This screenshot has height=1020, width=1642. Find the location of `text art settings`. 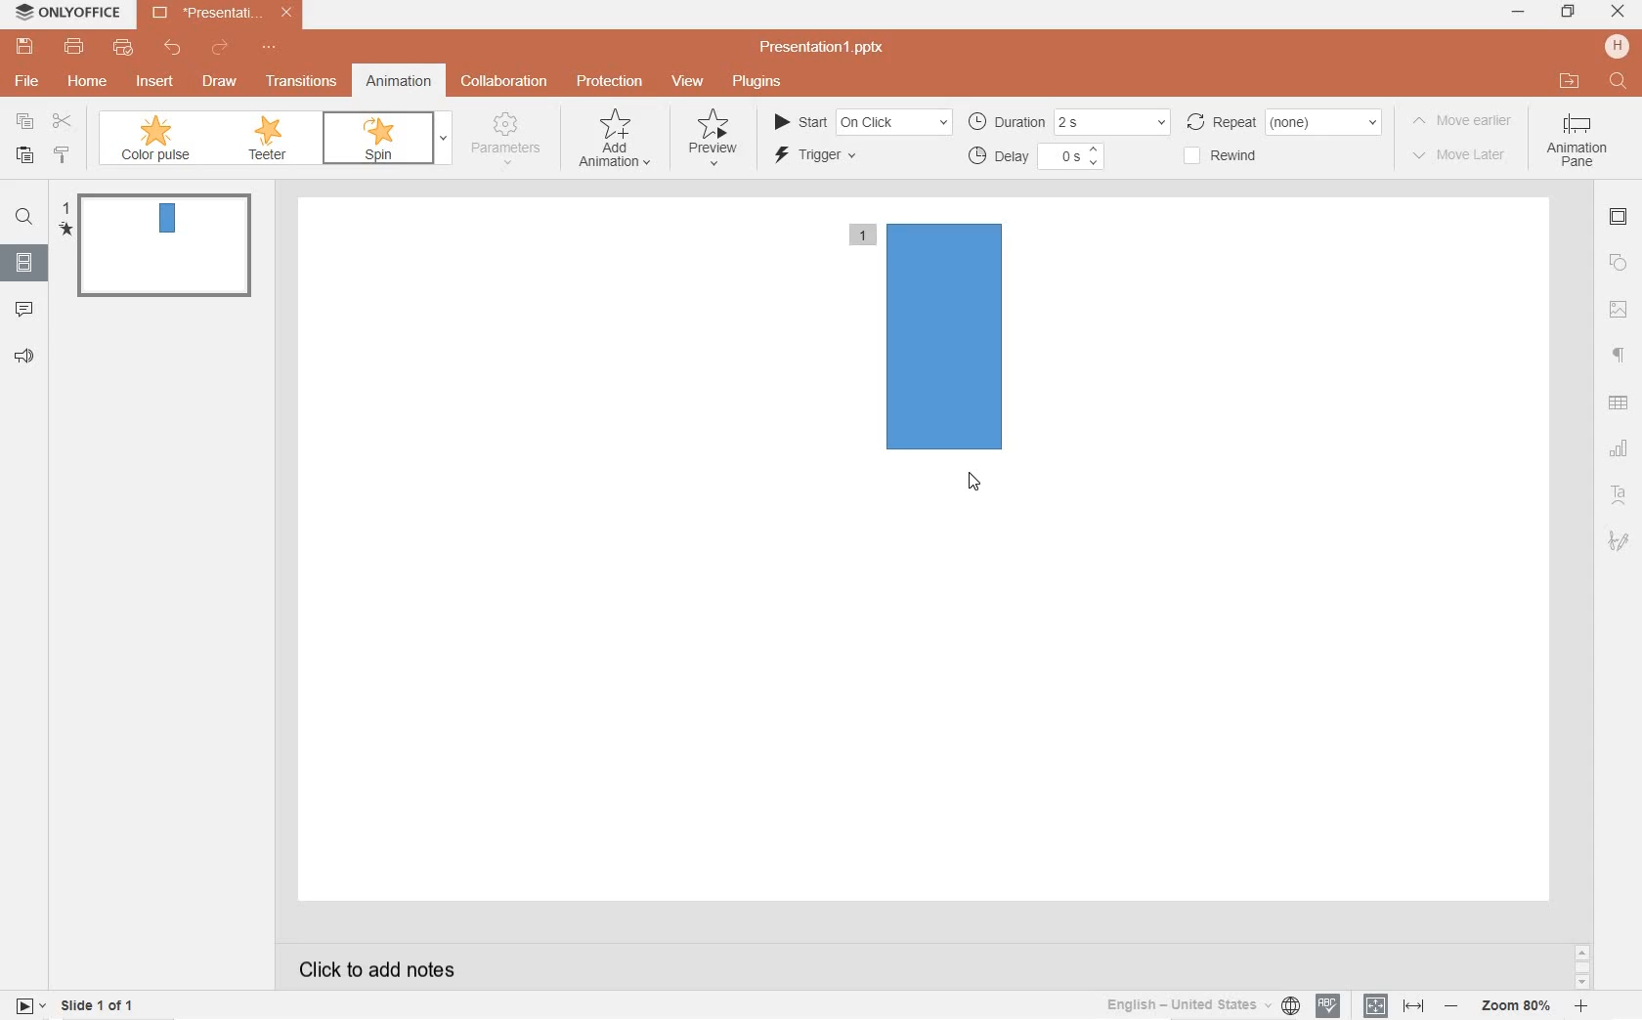

text art settings is located at coordinates (1617, 492).